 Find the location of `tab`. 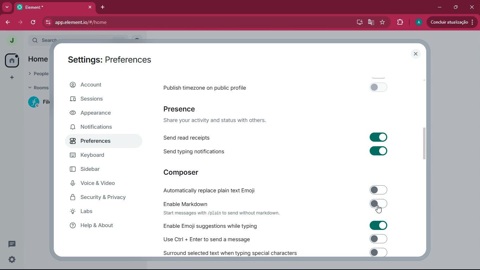

tab is located at coordinates (55, 7).